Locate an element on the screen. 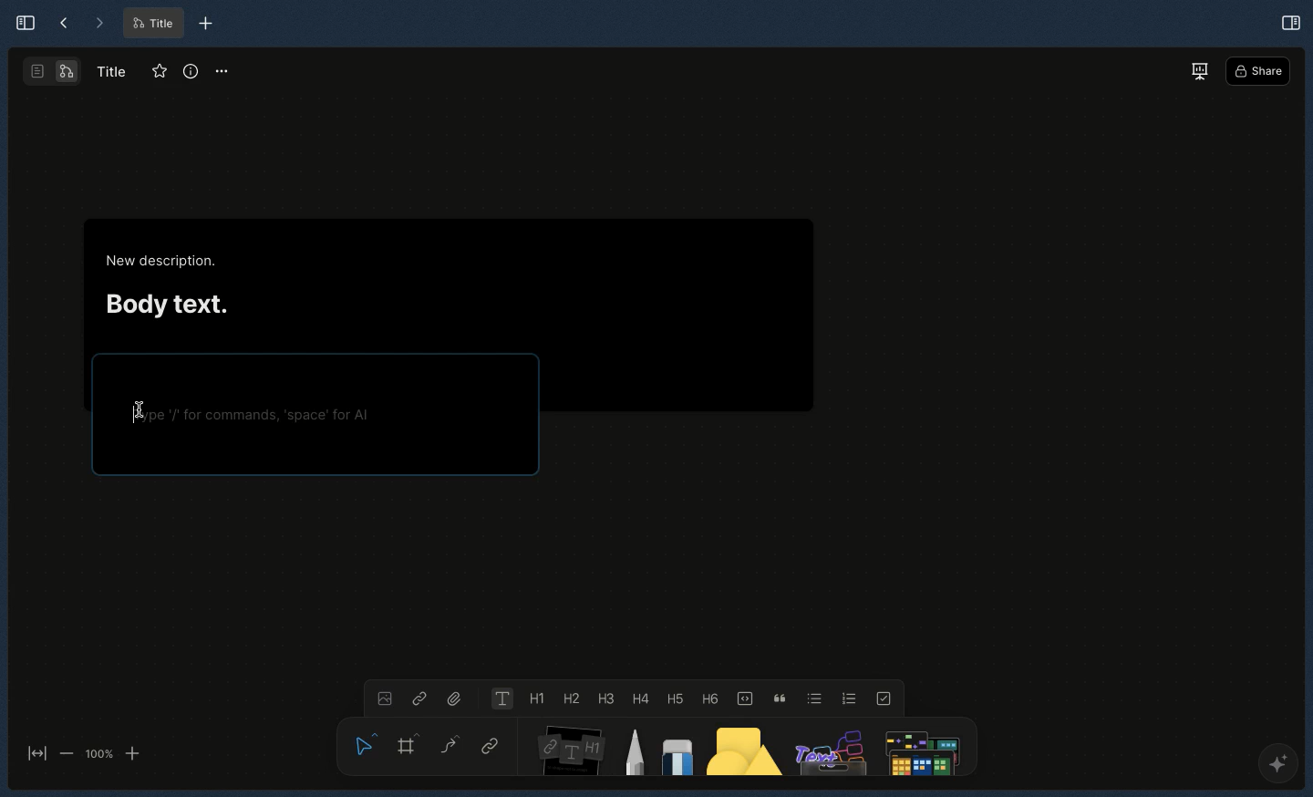 Image resolution: width=1313 pixels, height=797 pixels. Code block is located at coordinates (743, 697).